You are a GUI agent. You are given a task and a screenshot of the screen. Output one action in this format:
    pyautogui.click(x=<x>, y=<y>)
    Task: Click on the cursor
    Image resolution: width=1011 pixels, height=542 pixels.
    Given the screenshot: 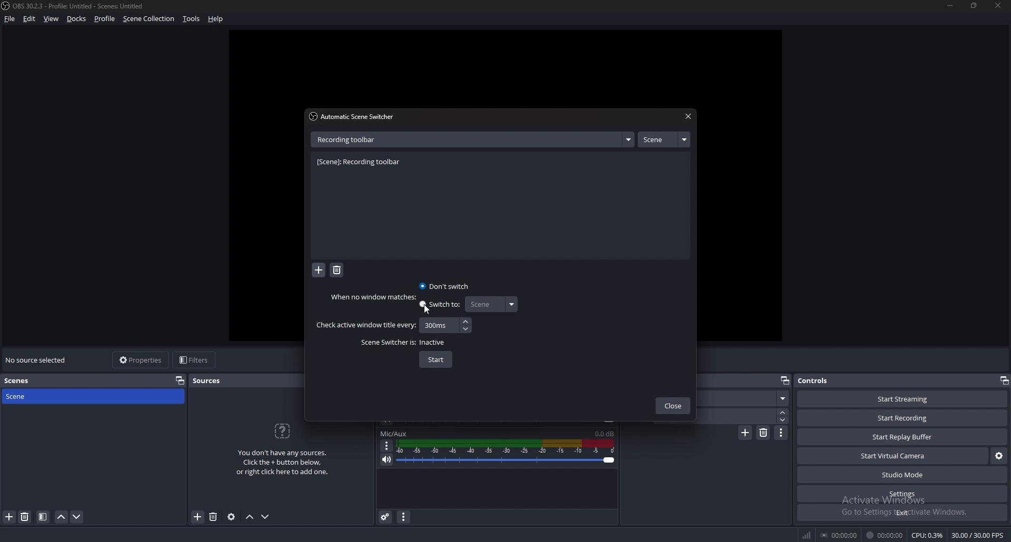 What is the action you would take?
    pyautogui.click(x=427, y=310)
    